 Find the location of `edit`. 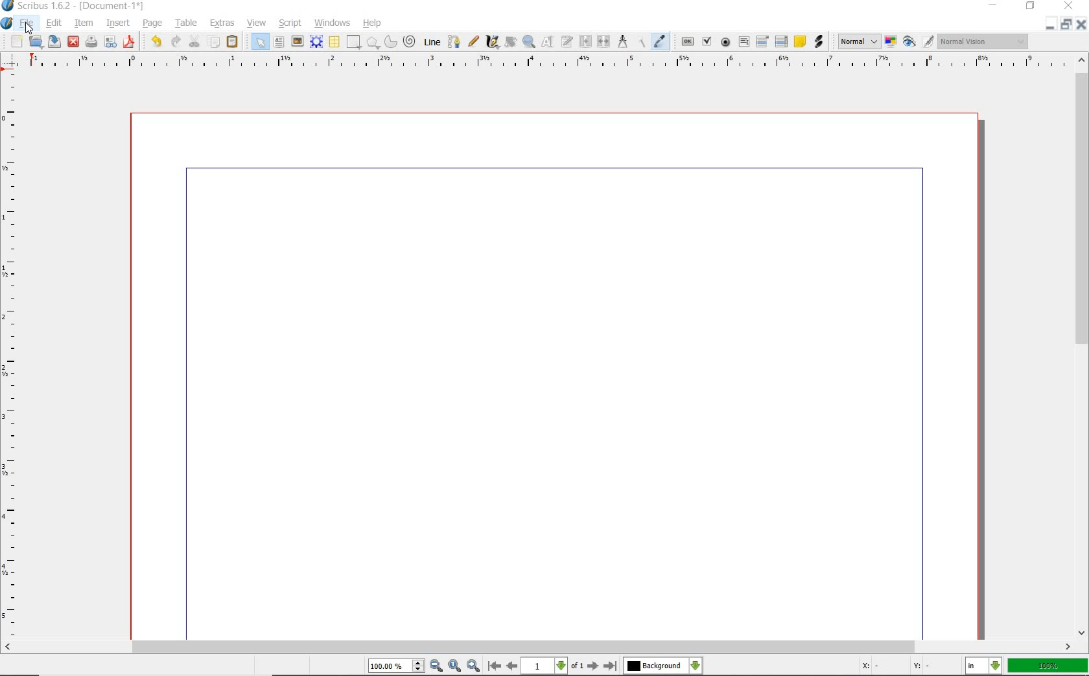

edit is located at coordinates (55, 23).